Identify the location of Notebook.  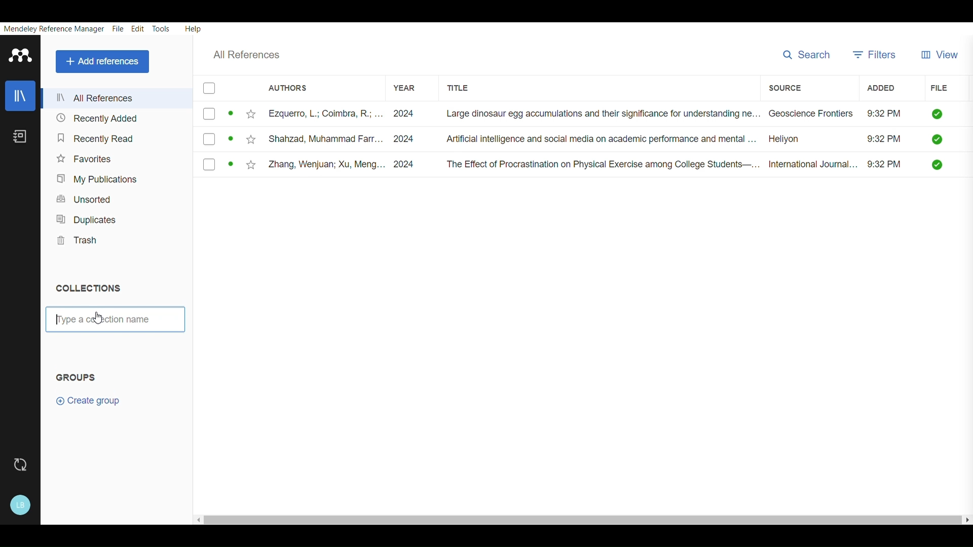
(21, 138).